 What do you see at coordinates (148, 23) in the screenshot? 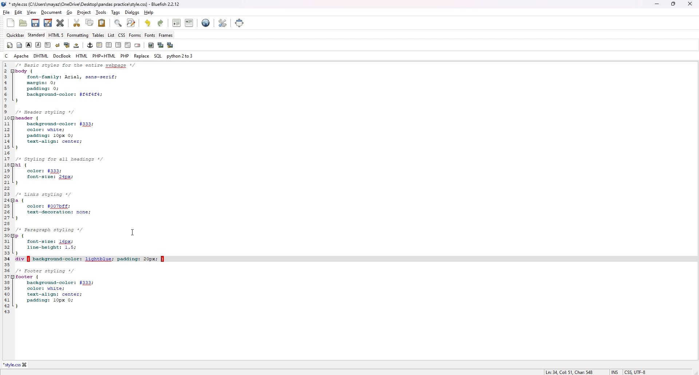
I see `undo` at bounding box center [148, 23].